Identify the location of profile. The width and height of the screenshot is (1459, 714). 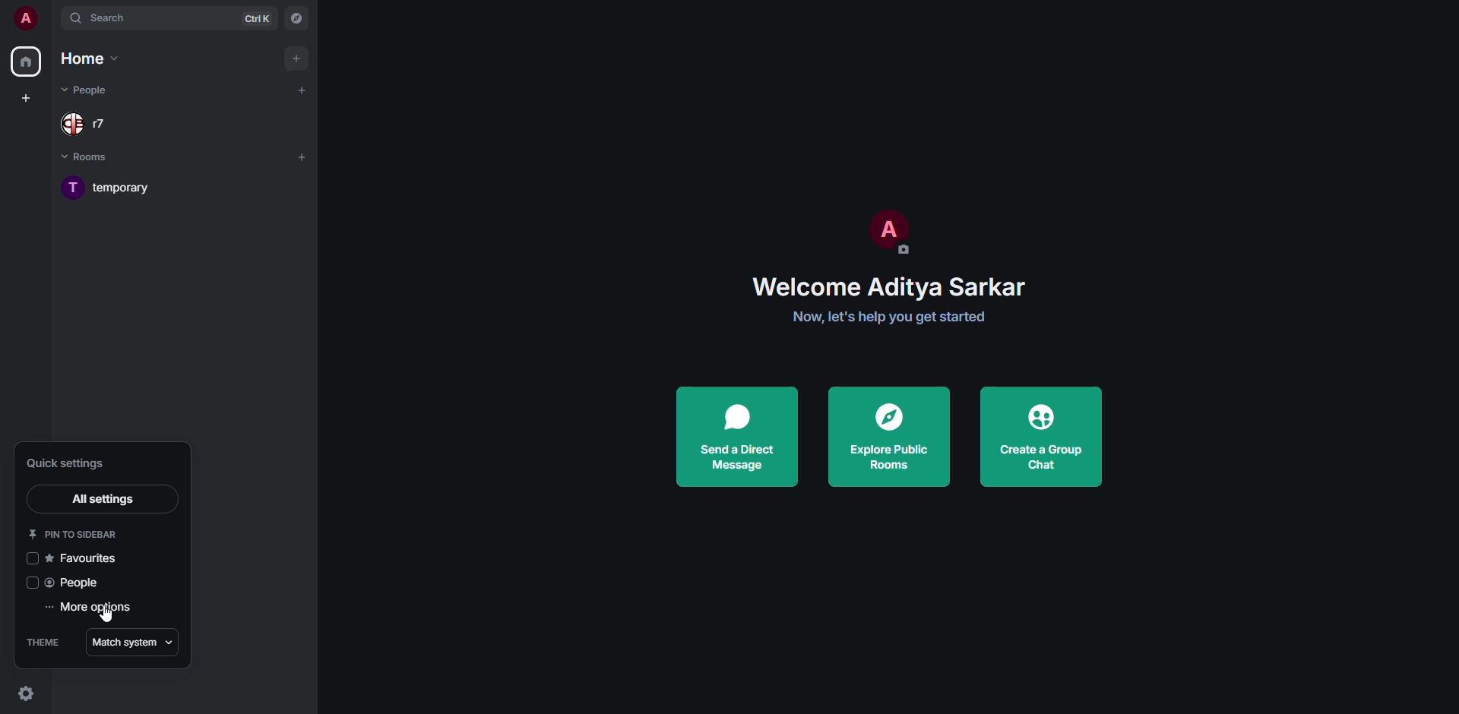
(24, 18).